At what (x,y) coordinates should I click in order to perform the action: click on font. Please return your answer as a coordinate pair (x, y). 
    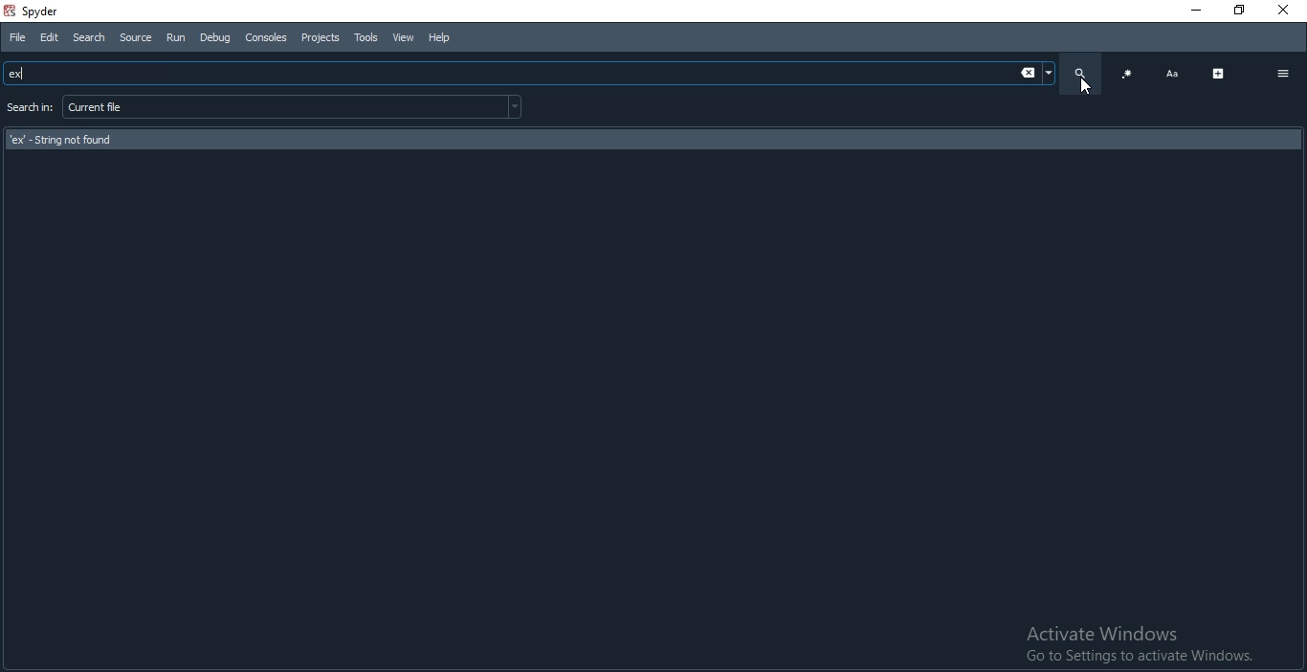
    Looking at the image, I should click on (1171, 74).